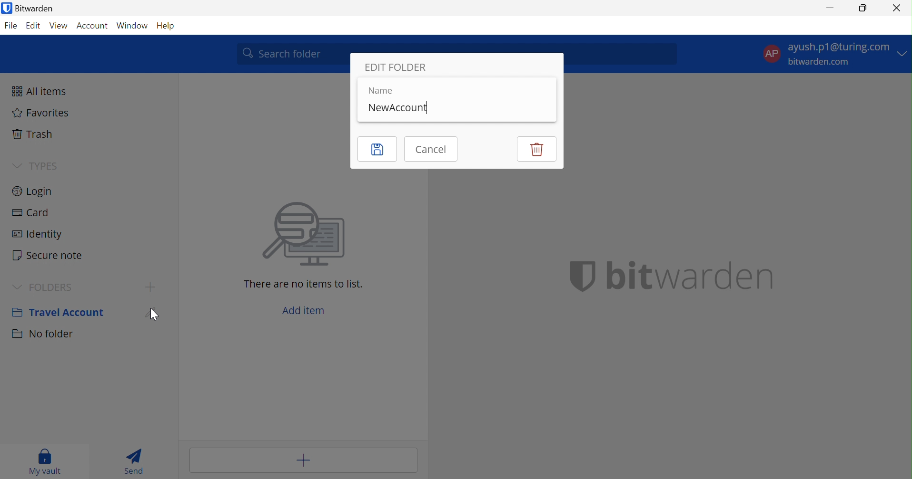 The image size is (912, 479). Describe the element at coordinates (689, 275) in the screenshot. I see `bitwarden` at that location.